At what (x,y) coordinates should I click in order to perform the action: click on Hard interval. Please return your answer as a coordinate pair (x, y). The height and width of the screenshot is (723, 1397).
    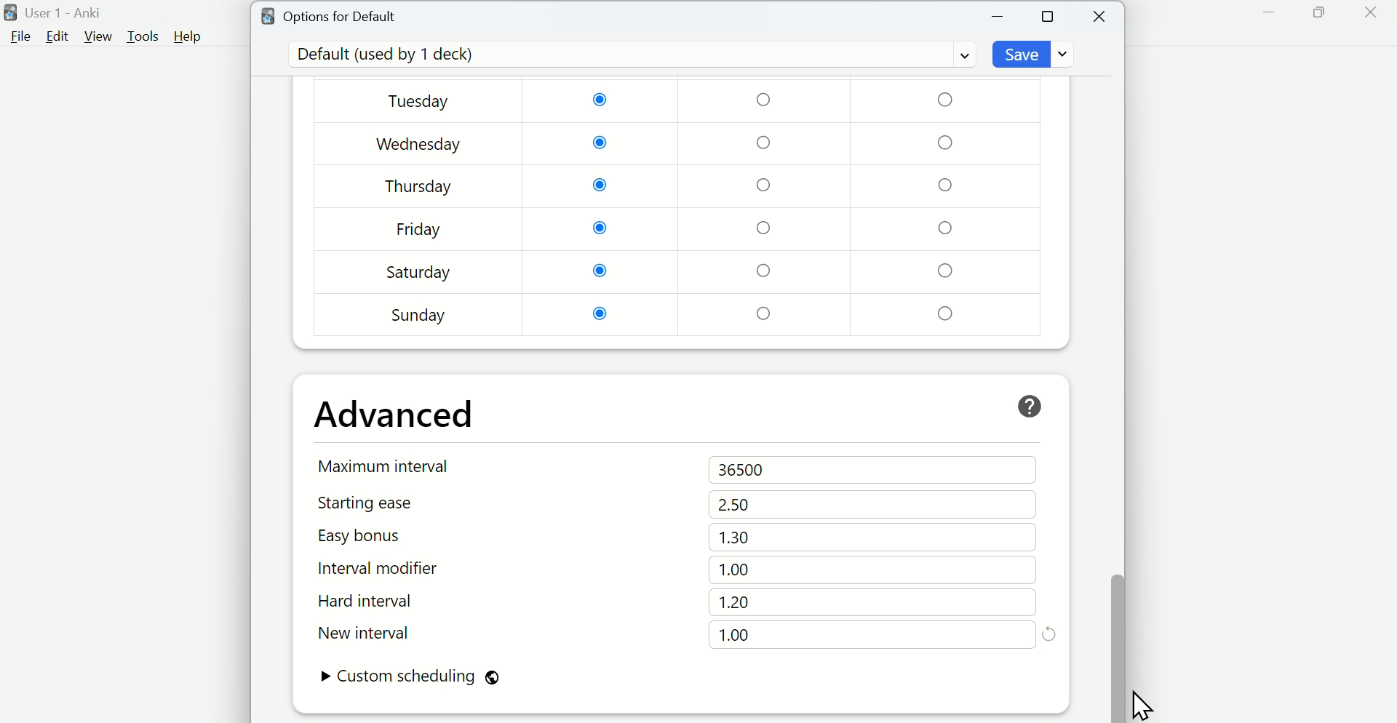
    Looking at the image, I should click on (383, 603).